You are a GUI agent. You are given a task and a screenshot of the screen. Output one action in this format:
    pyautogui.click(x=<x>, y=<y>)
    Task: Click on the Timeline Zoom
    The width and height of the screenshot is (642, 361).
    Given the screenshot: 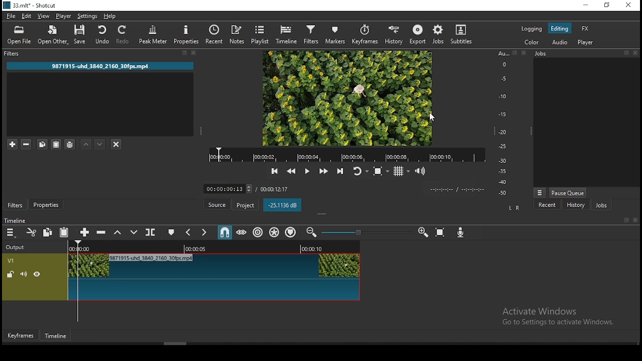 What is the action you would take?
    pyautogui.click(x=367, y=233)
    